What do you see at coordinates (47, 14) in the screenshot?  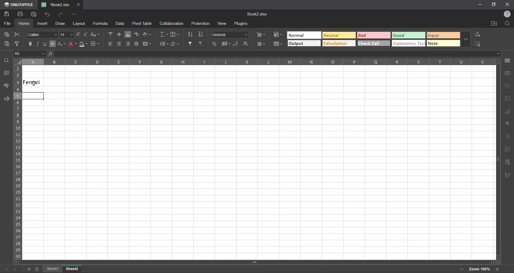 I see `undo` at bounding box center [47, 14].